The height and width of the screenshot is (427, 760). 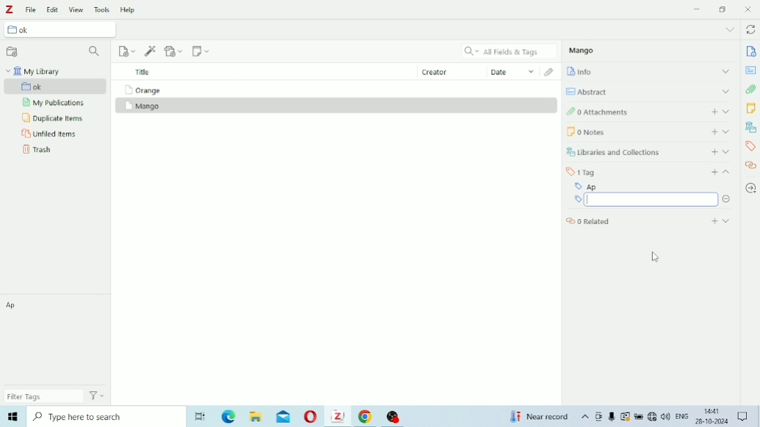 I want to click on Windows, so click(x=13, y=415).